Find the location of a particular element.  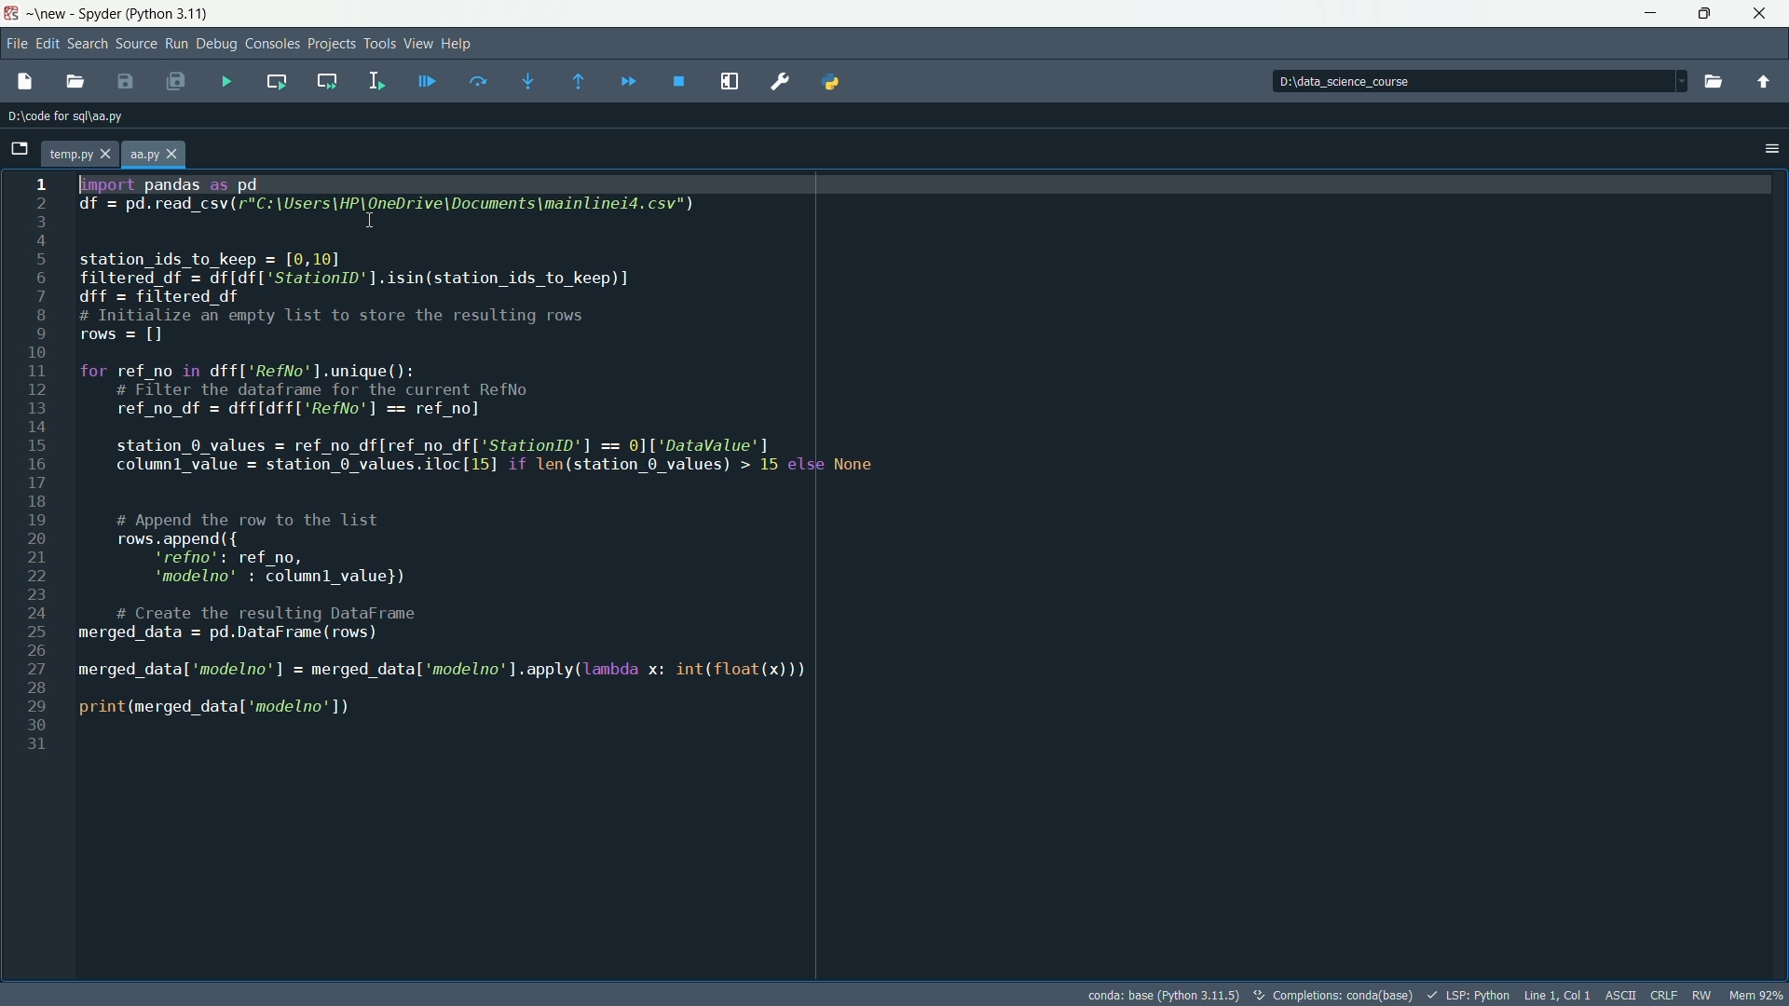

file encoding is located at coordinates (1620, 995).